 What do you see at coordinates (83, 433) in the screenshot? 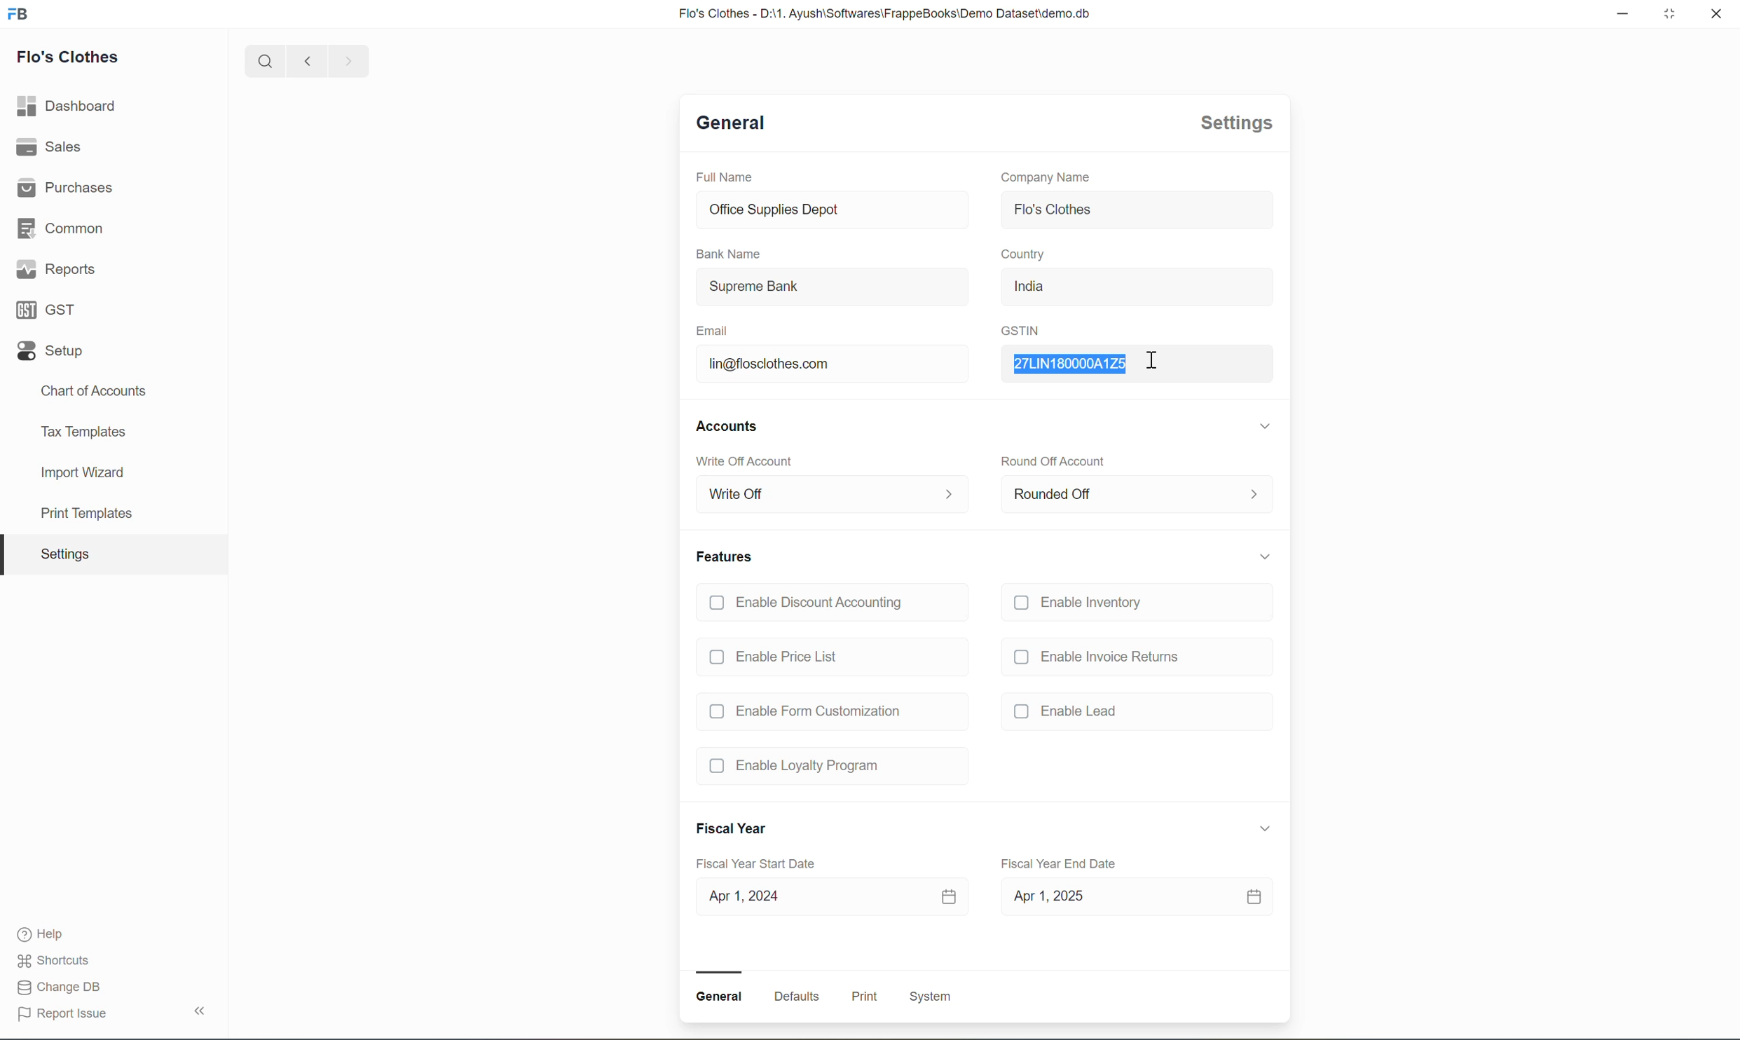
I see `Tax Templates` at bounding box center [83, 433].